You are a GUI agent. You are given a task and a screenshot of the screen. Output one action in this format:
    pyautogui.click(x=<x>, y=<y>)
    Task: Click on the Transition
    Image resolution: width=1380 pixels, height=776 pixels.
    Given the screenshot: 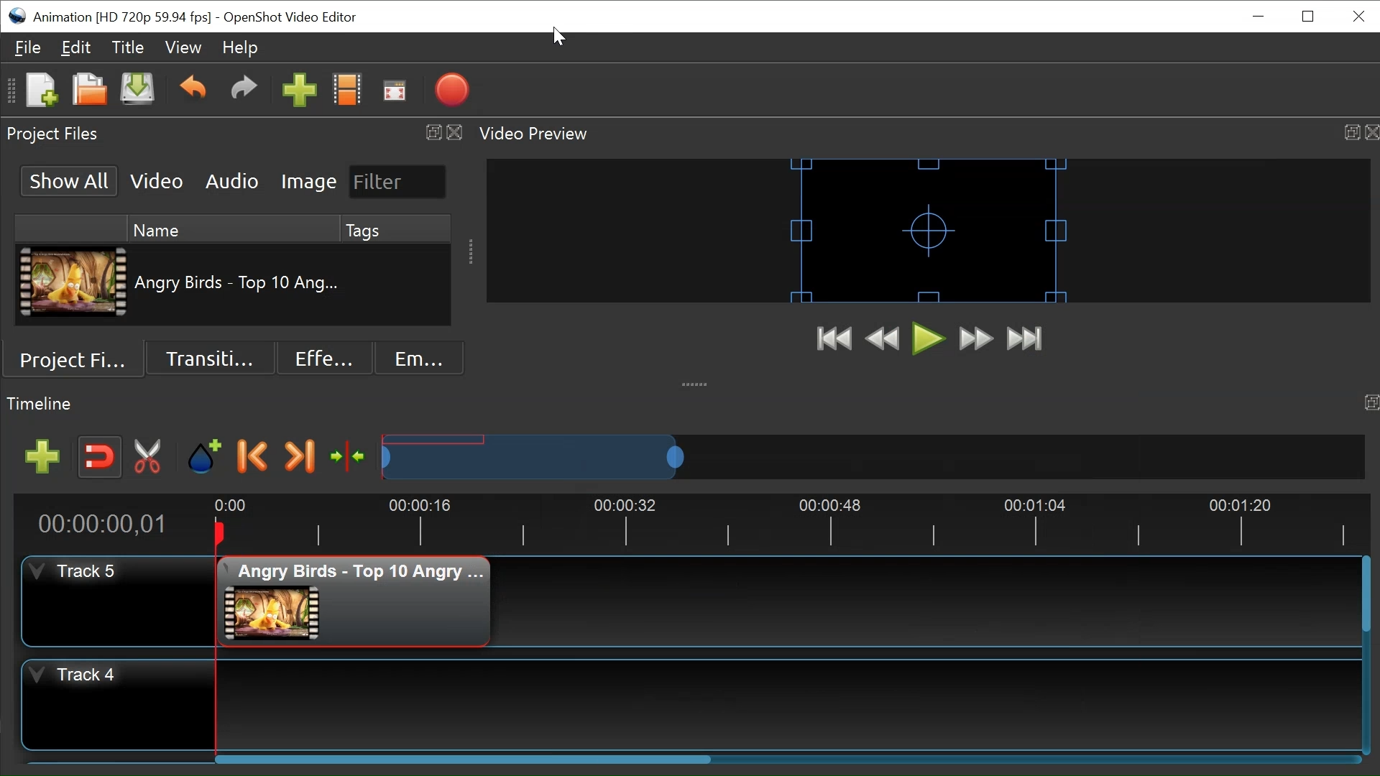 What is the action you would take?
    pyautogui.click(x=211, y=359)
    